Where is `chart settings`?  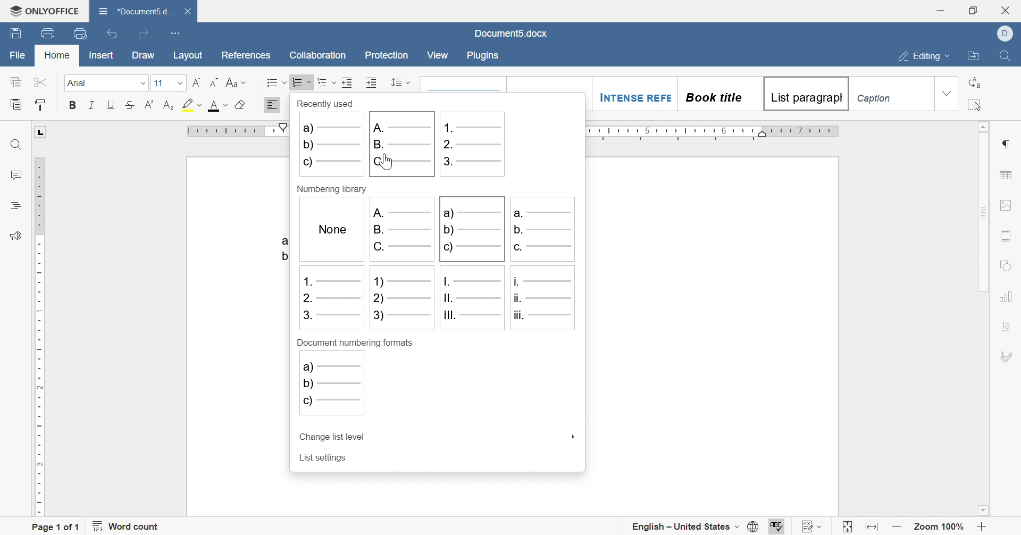 chart settings is located at coordinates (1005, 298).